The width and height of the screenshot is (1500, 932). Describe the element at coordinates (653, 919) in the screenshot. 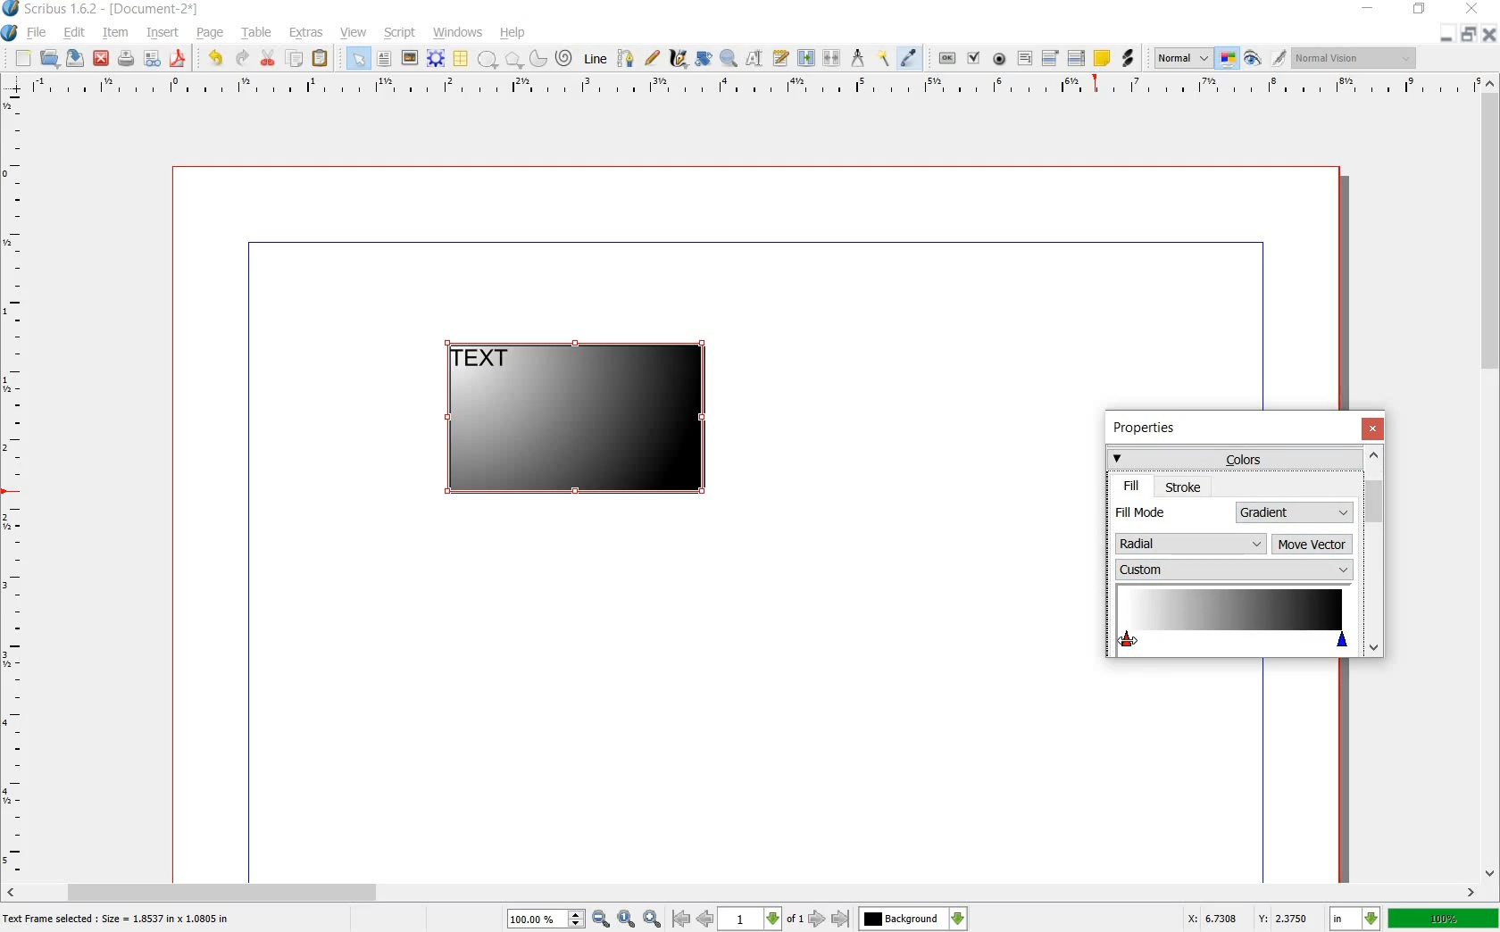

I see `zoom in` at that location.